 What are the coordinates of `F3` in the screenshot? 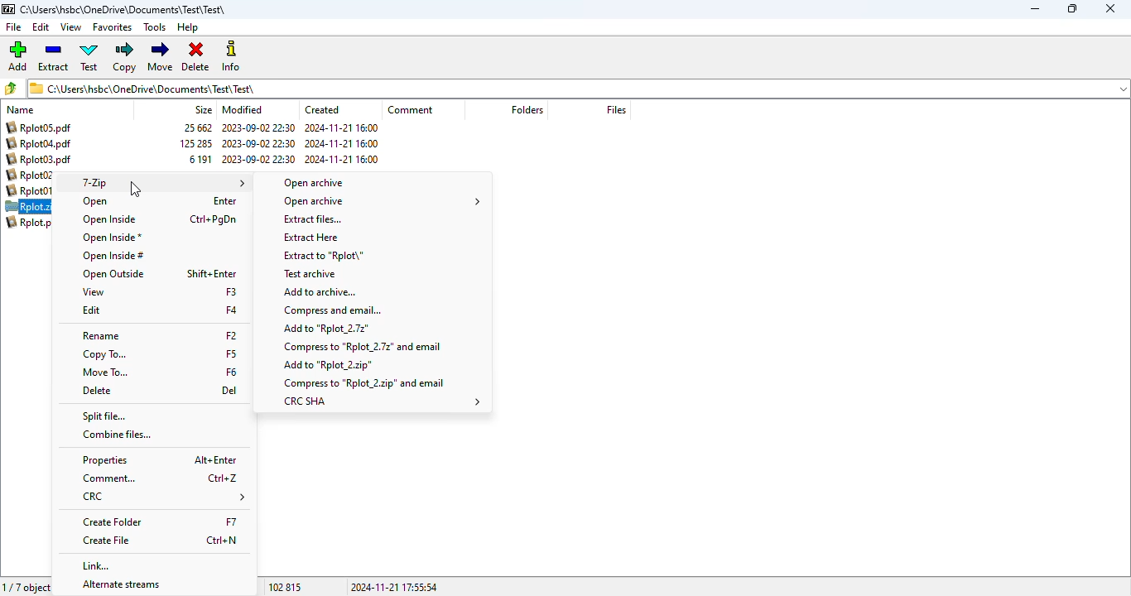 It's located at (231, 291).